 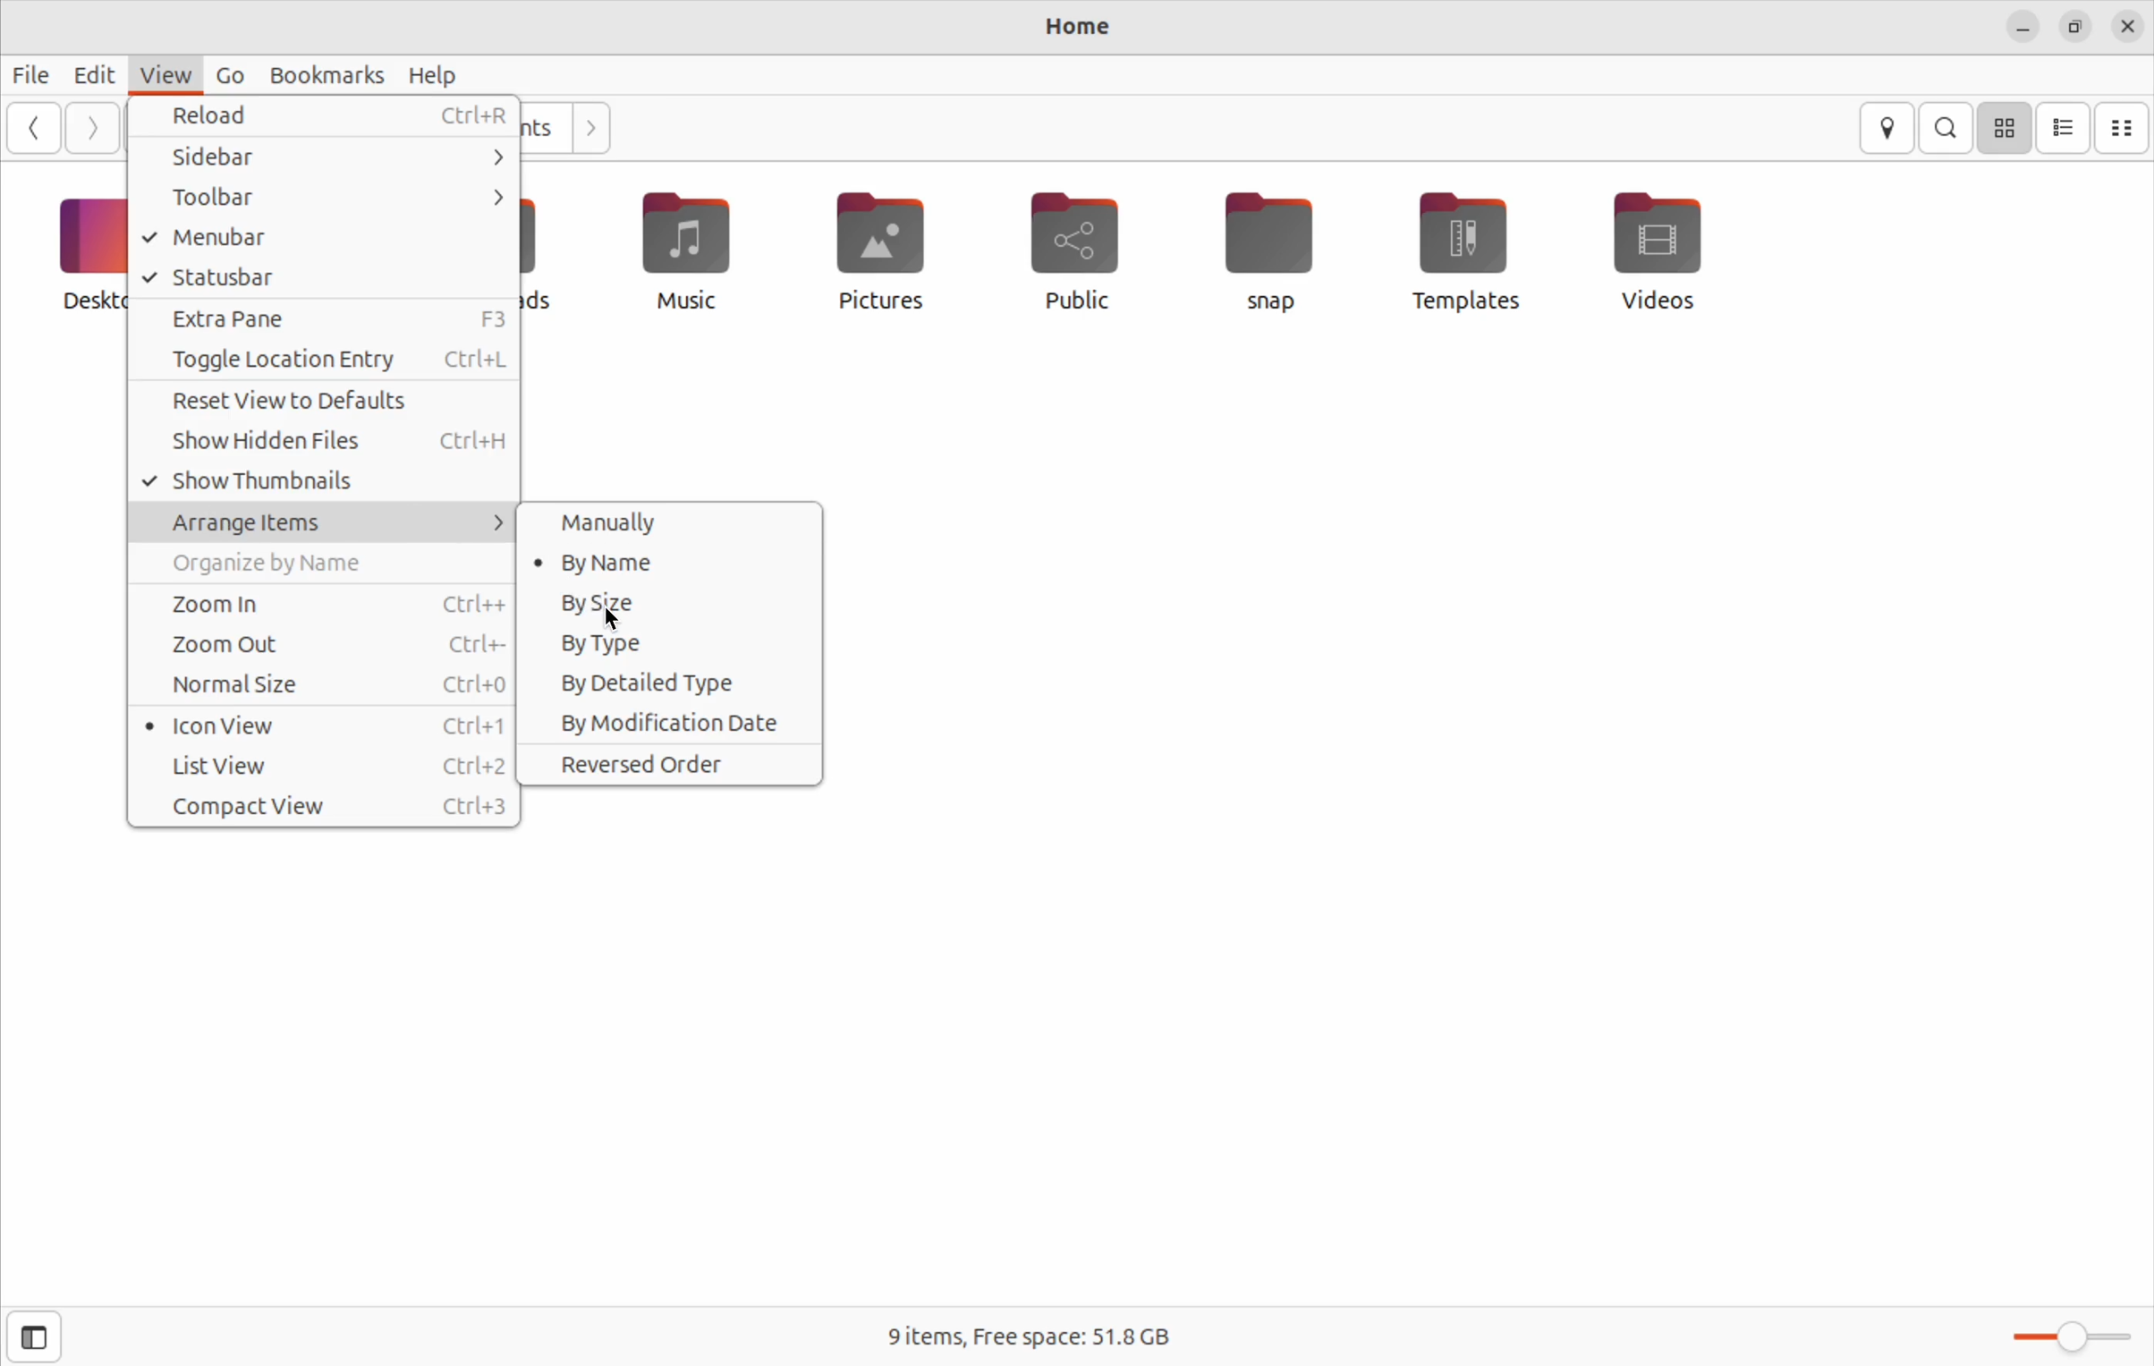 What do you see at coordinates (596, 131) in the screenshot?
I see `Go next` at bounding box center [596, 131].